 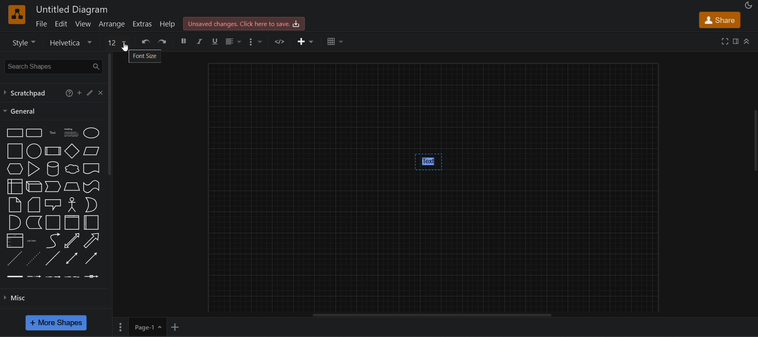 What do you see at coordinates (747, 41) in the screenshot?
I see `collapase/expand` at bounding box center [747, 41].